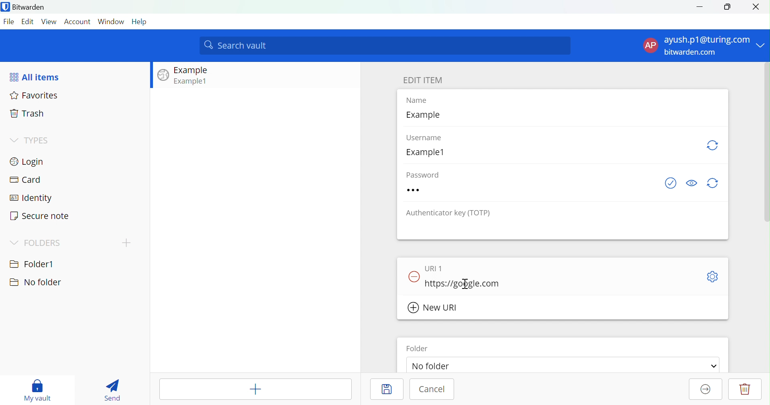  What do you see at coordinates (43, 243) in the screenshot?
I see `FOLDERS` at bounding box center [43, 243].